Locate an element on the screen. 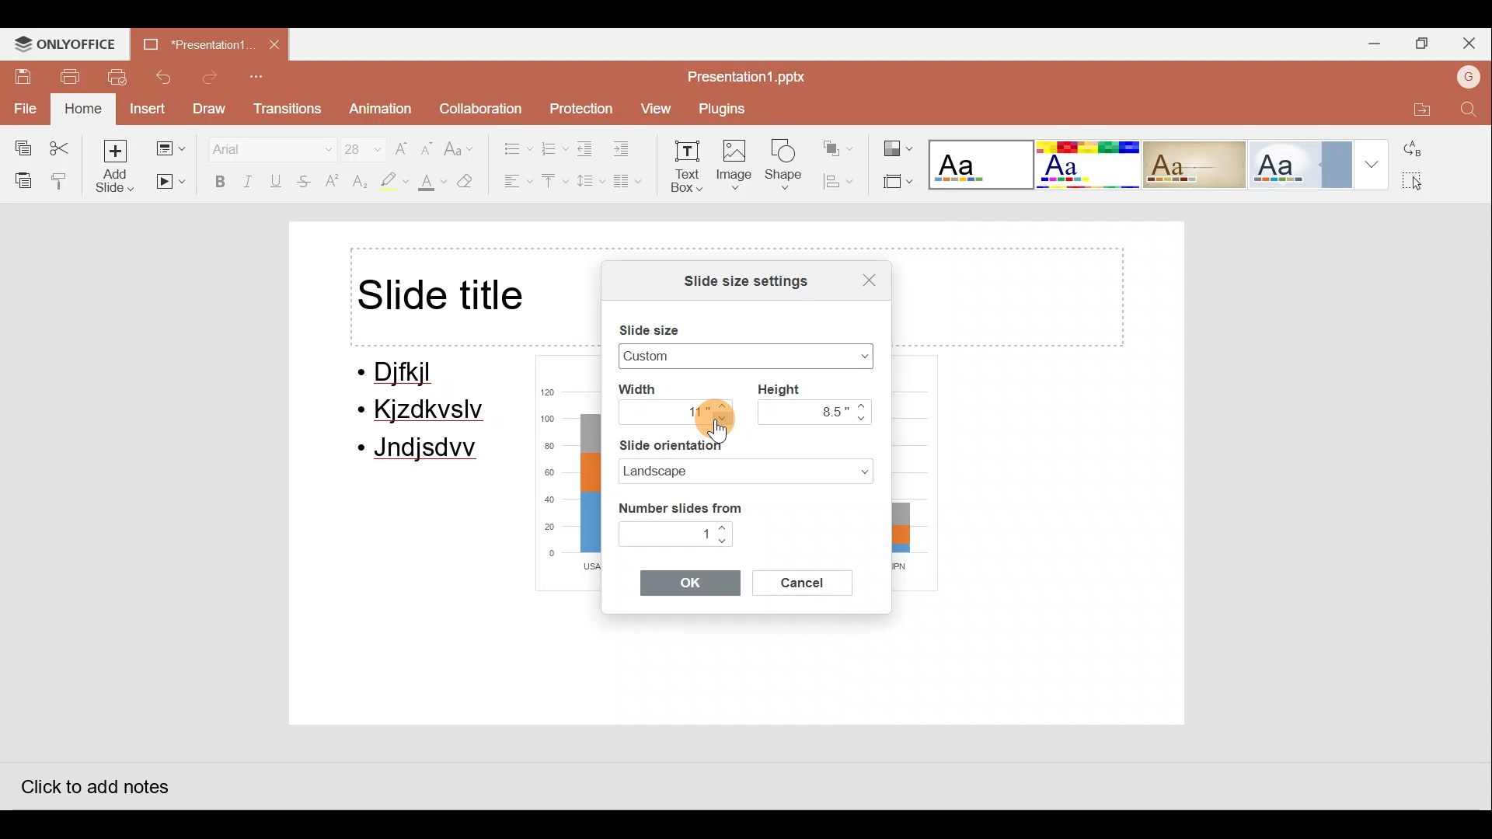 The image size is (1492, 839). Close is located at coordinates (862, 277).